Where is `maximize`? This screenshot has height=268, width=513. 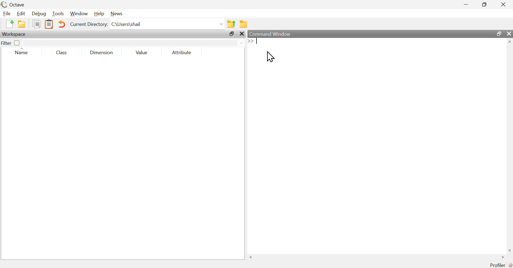 maximize is located at coordinates (231, 34).